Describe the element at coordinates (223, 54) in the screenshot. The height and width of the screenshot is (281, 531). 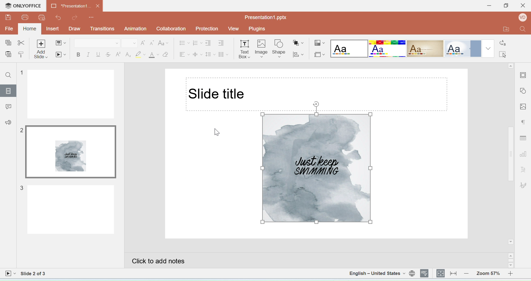
I see `Insert columns` at that location.